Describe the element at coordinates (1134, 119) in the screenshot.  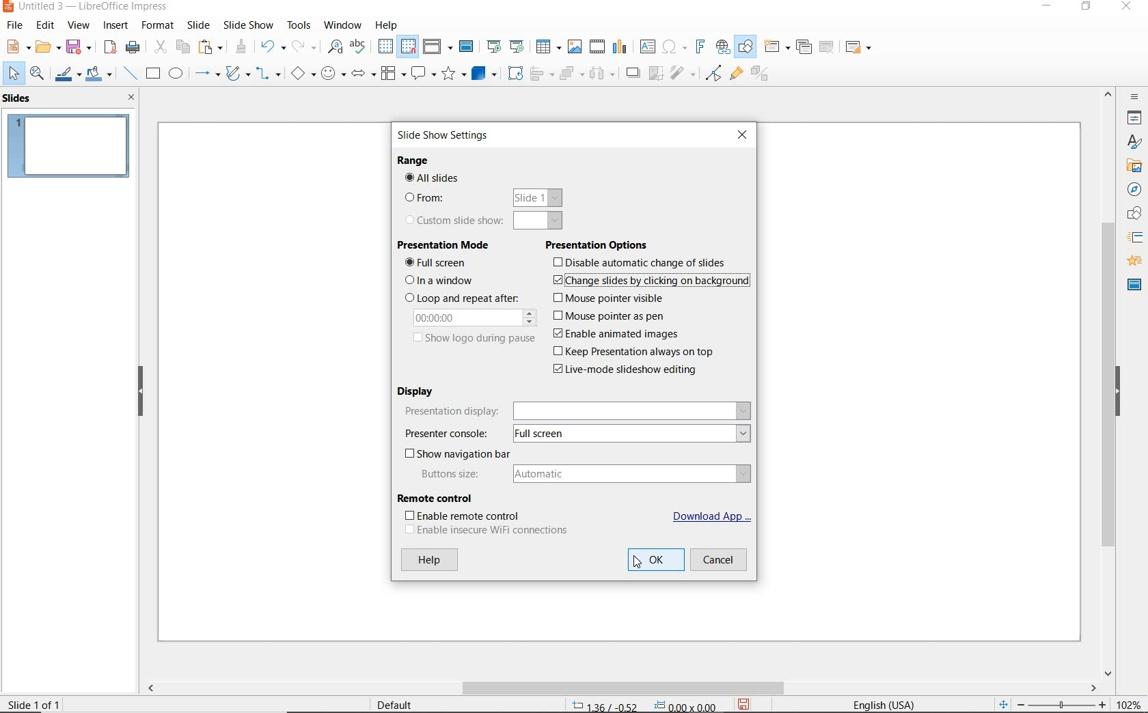
I see `PROPERTIES` at that location.